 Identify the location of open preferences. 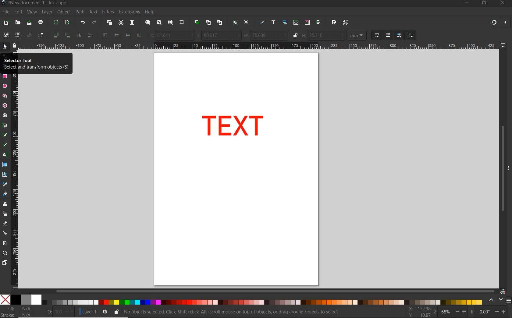
(346, 22).